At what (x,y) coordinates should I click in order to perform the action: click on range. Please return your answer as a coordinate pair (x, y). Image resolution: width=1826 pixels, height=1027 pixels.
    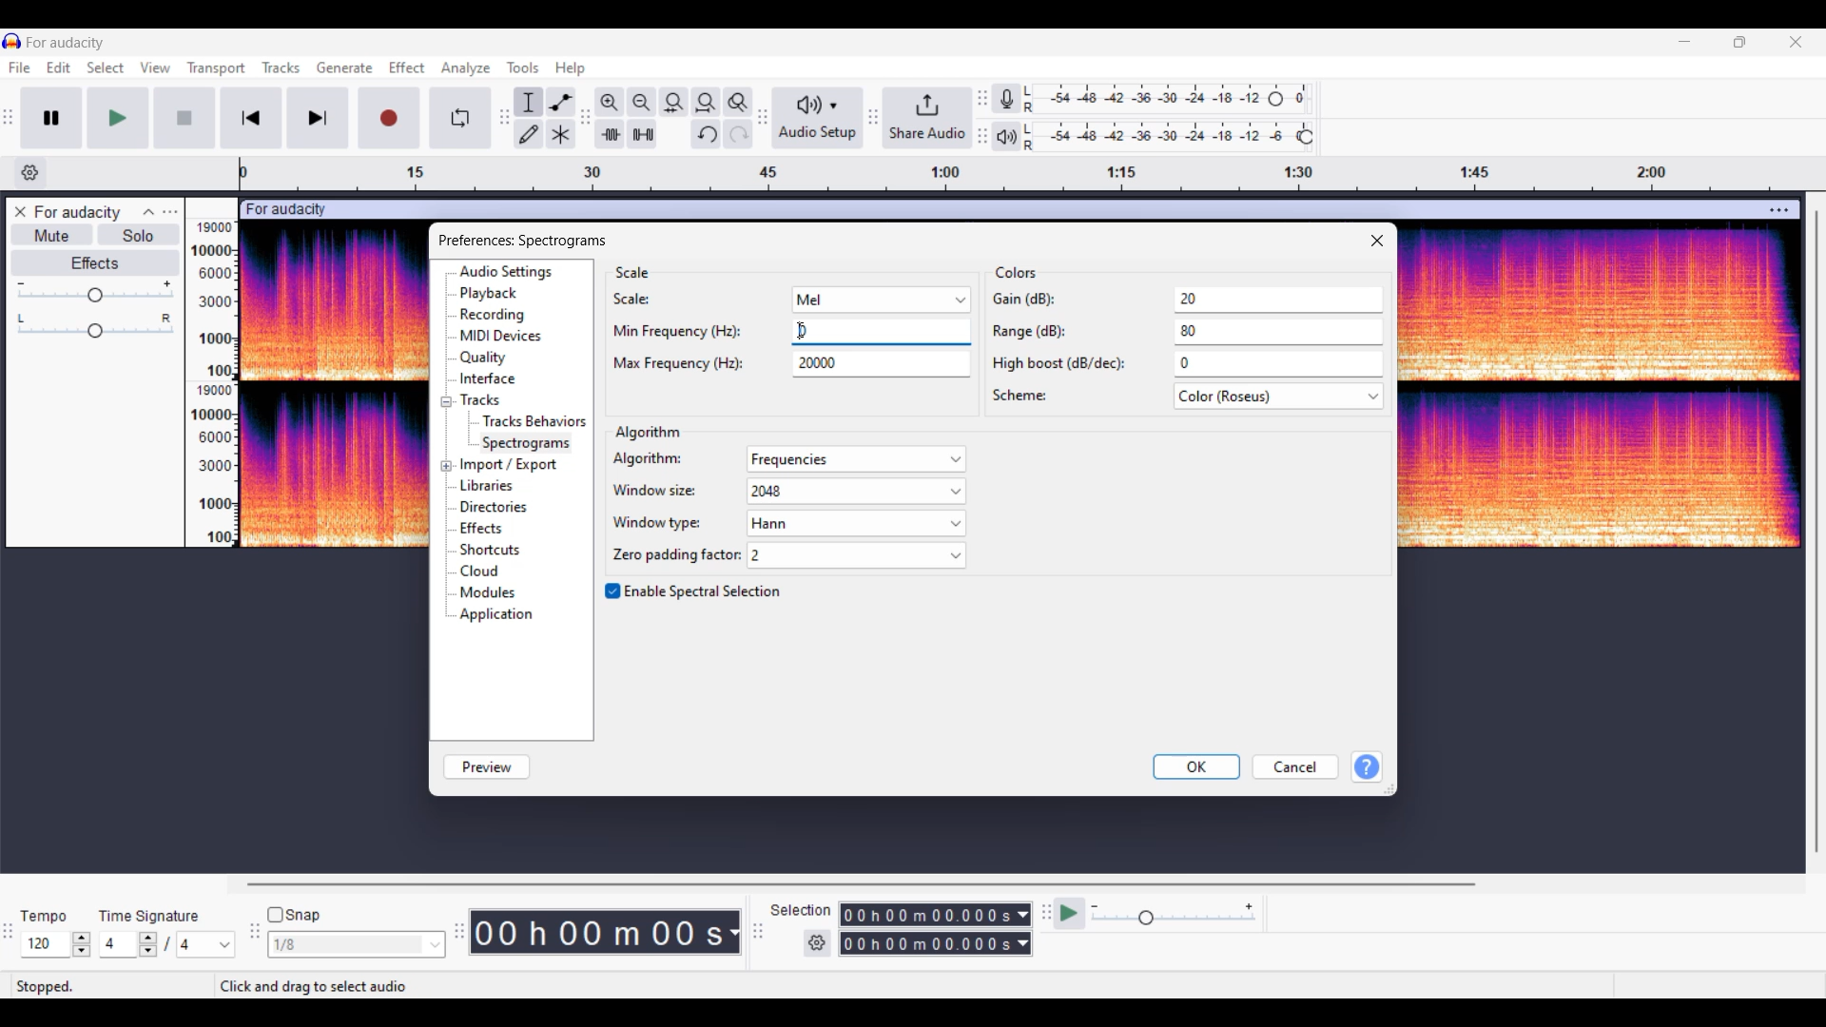
    Looking at the image, I should click on (1185, 336).